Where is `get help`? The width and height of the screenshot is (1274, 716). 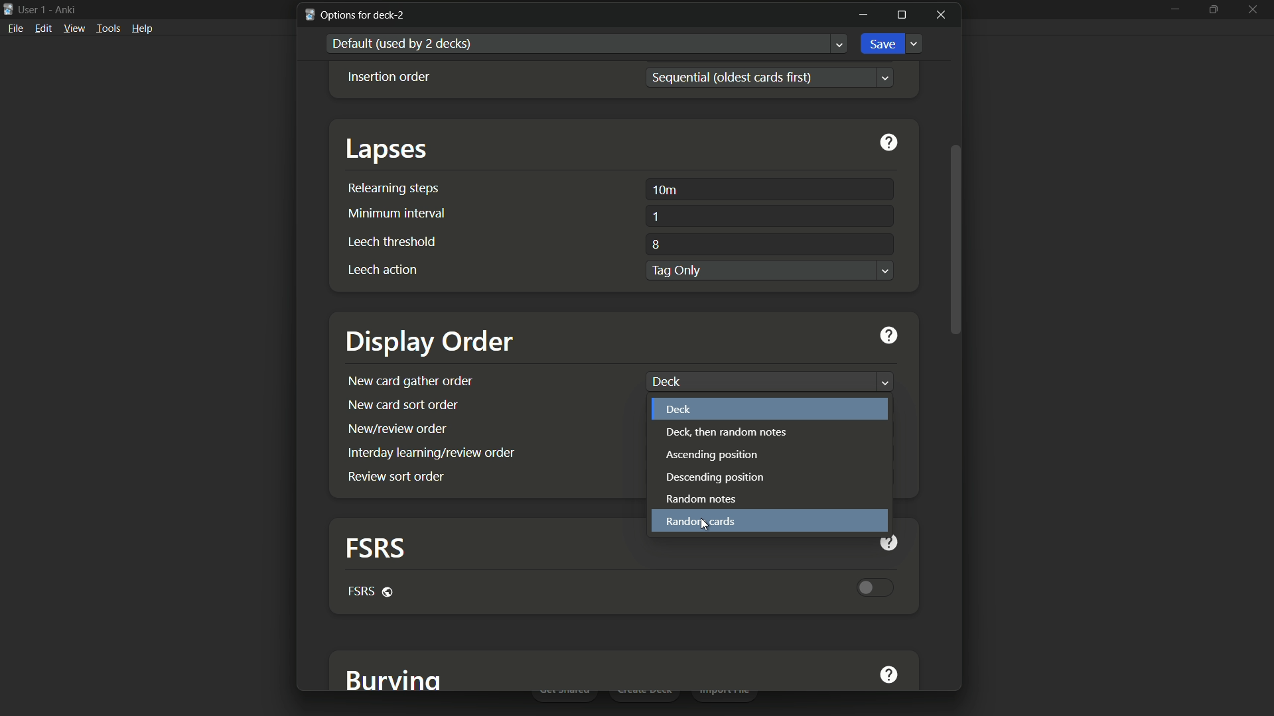
get help is located at coordinates (890, 334).